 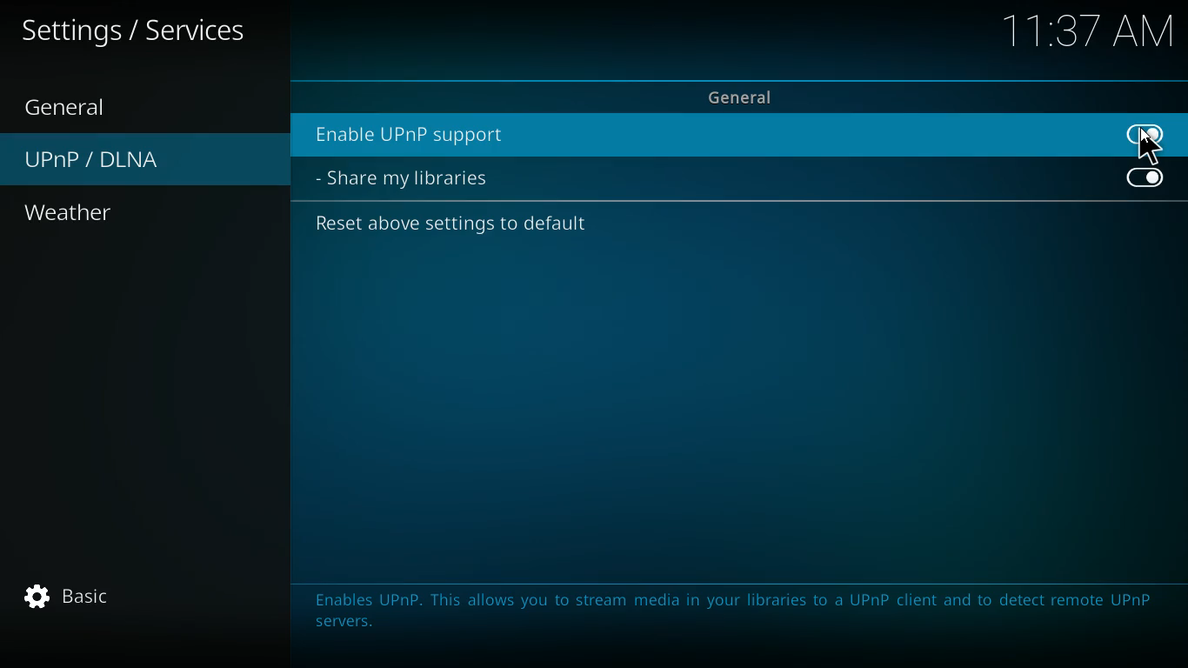 What do you see at coordinates (143, 161) in the screenshot?
I see `upnp / dlna` at bounding box center [143, 161].